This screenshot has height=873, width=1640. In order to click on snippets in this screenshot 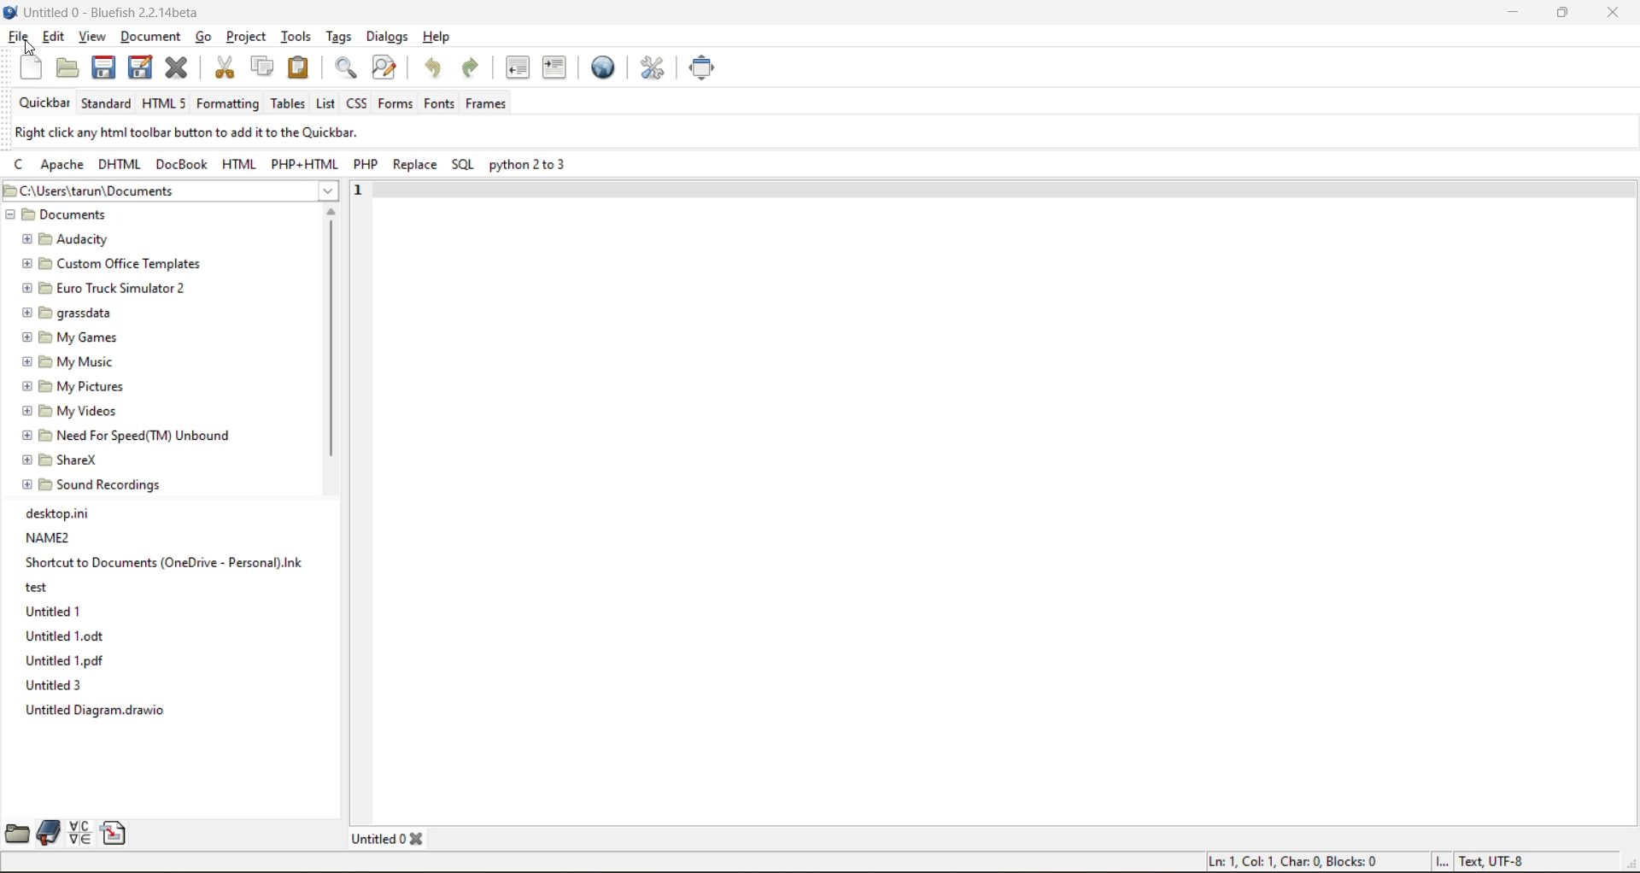, I will do `click(116, 833)`.